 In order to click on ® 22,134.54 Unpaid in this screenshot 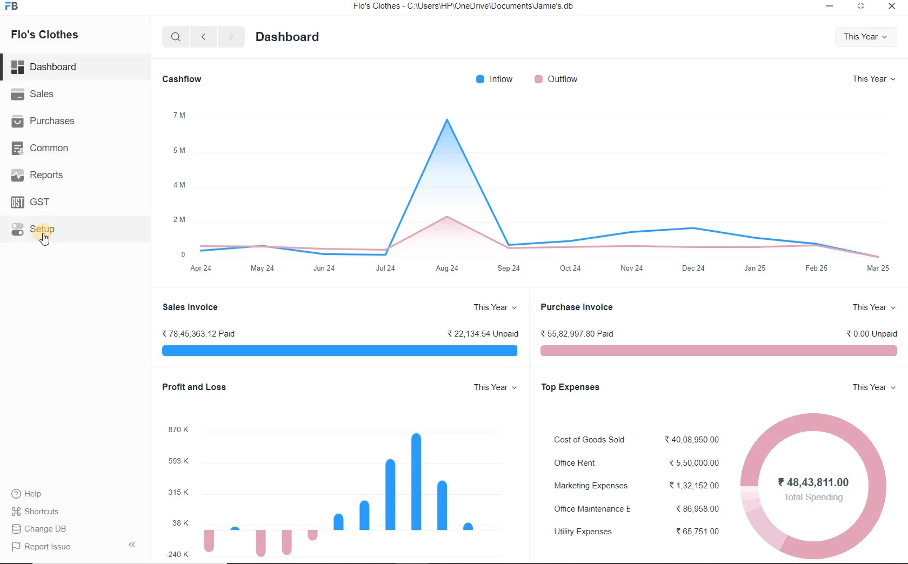, I will do `click(483, 333)`.